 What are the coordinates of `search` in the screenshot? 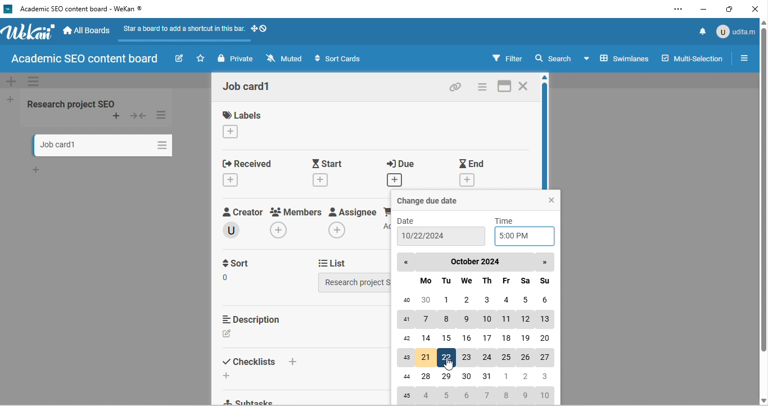 It's located at (553, 58).